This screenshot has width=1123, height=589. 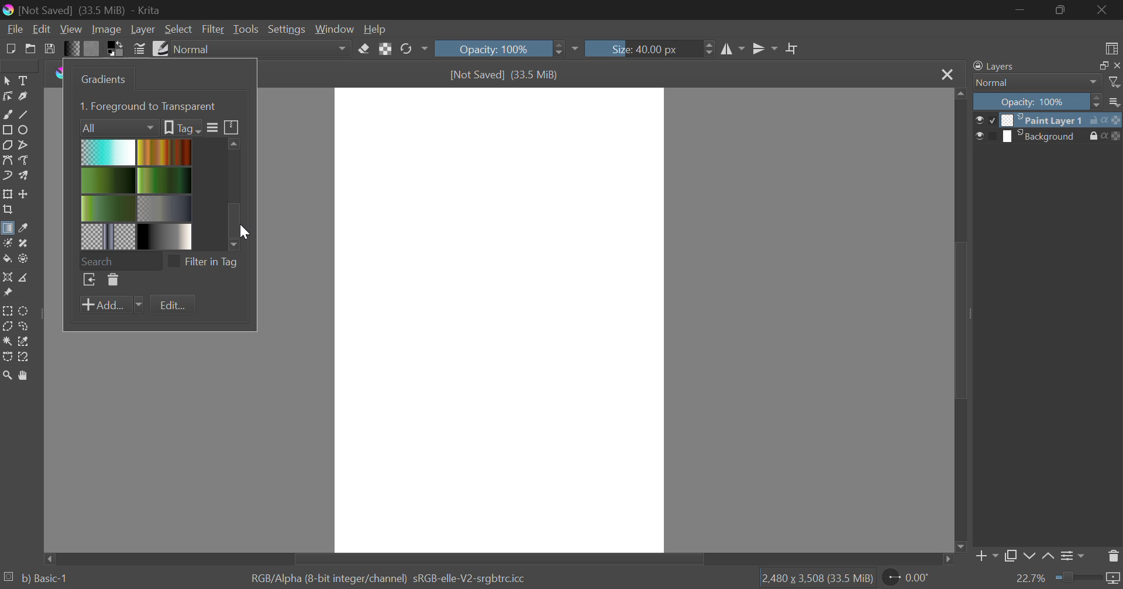 What do you see at coordinates (26, 161) in the screenshot?
I see `Freehand Path Tool` at bounding box center [26, 161].